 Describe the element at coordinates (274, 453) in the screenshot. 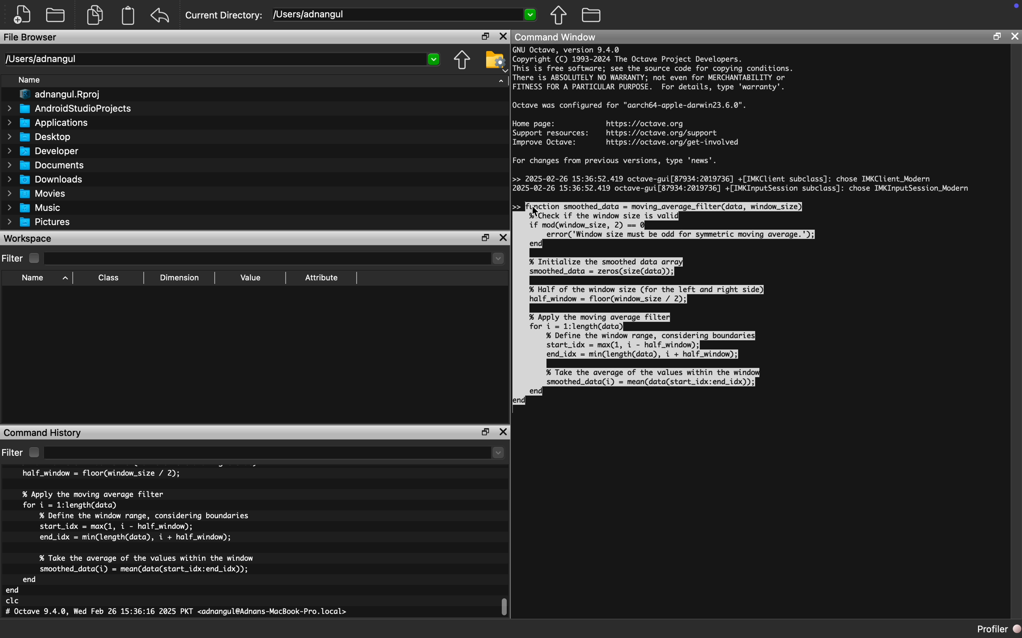

I see `Dropdown` at that location.